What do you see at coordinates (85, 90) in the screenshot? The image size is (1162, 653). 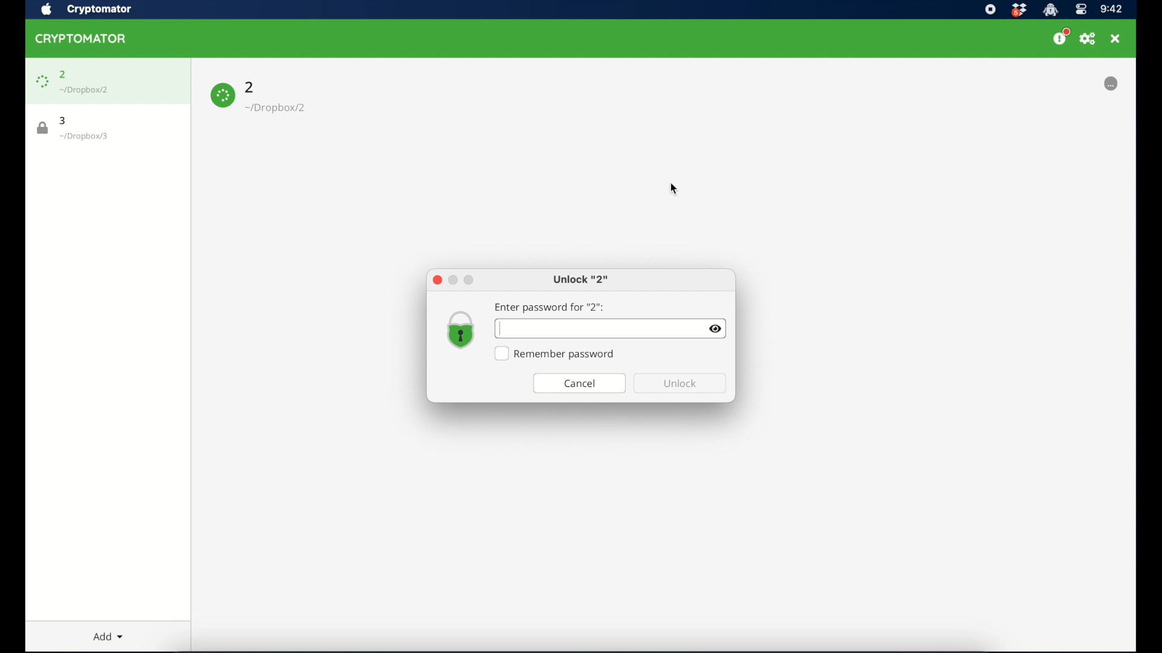 I see `location` at bounding box center [85, 90].